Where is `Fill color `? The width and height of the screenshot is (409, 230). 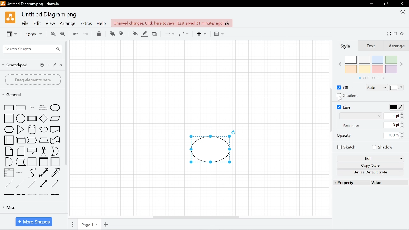
Fill color  is located at coordinates (135, 34).